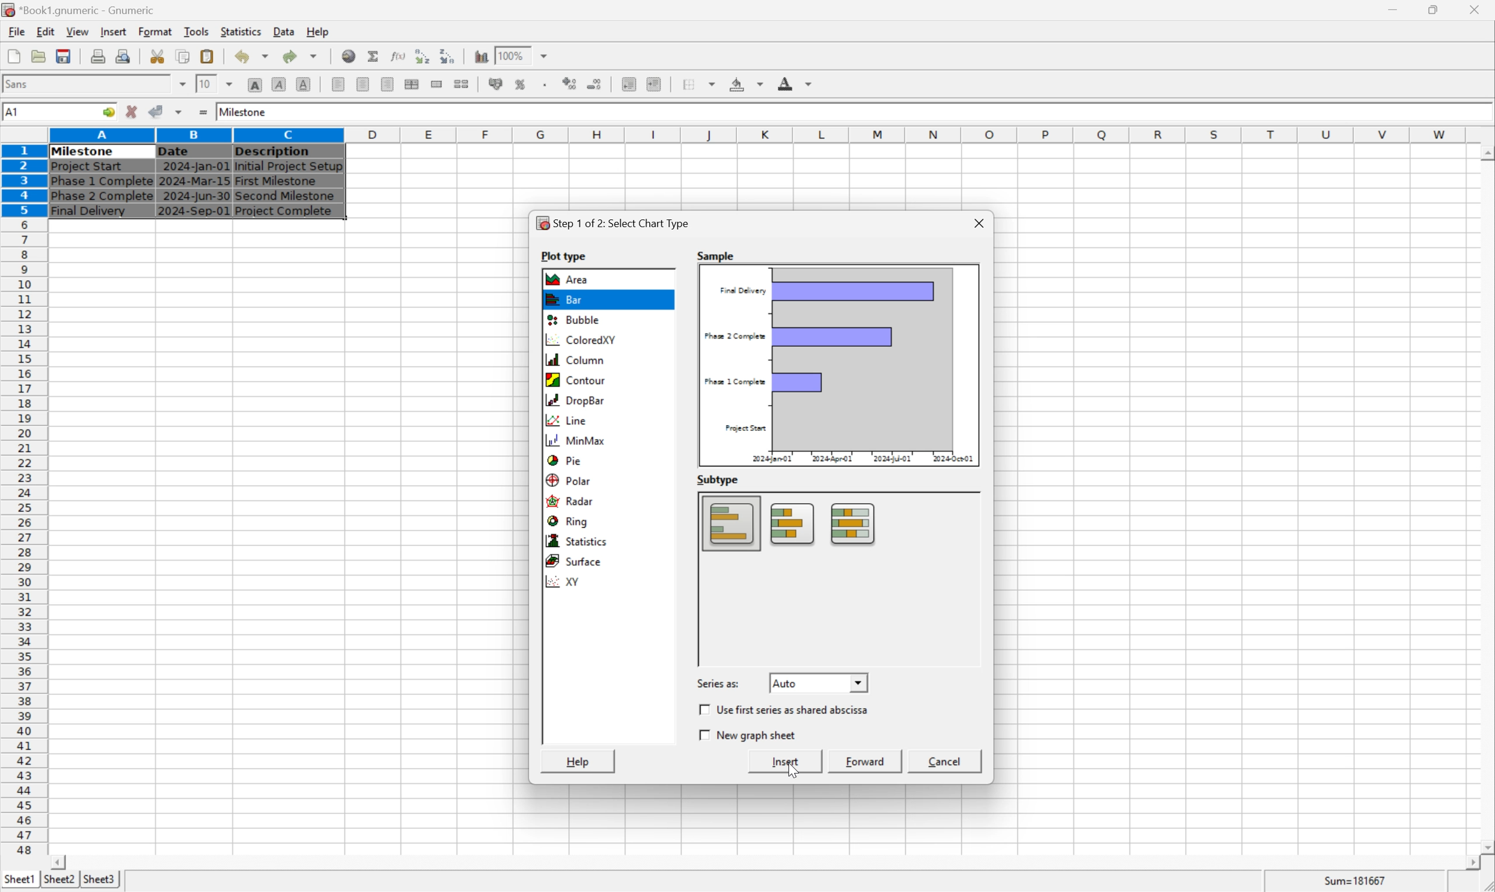 This screenshot has width=1495, height=892. I want to click on bar, so click(563, 301).